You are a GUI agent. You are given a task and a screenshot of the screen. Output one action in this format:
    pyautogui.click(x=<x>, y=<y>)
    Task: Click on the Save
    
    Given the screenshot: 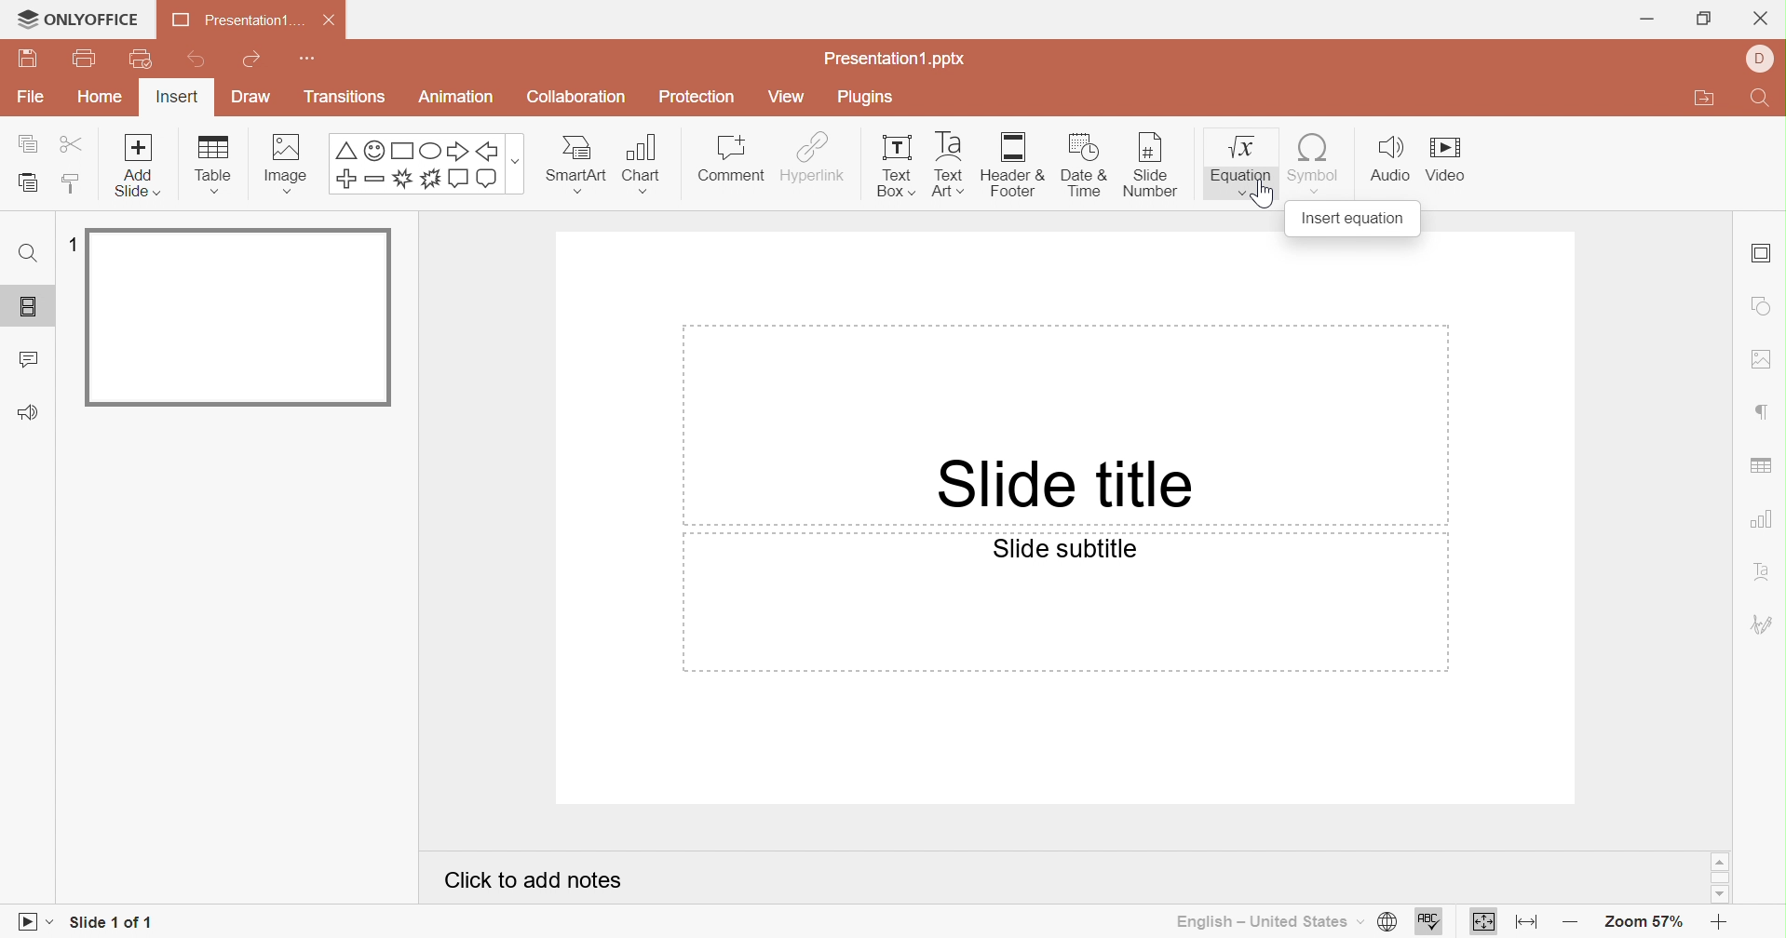 What is the action you would take?
    pyautogui.click(x=40, y=58)
    